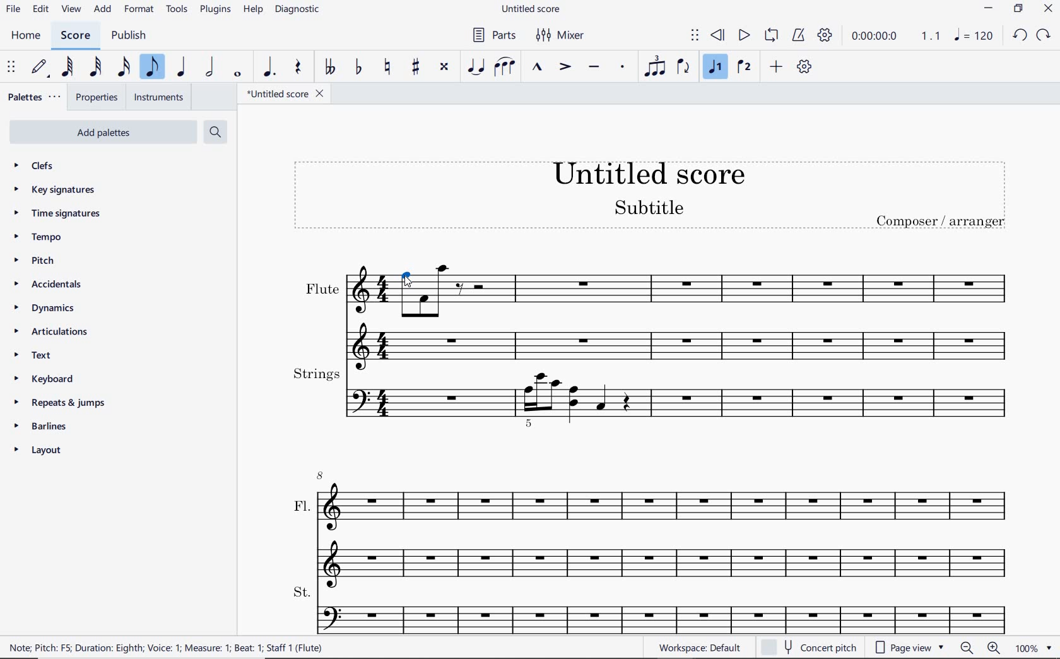 The width and height of the screenshot is (1060, 659). What do you see at coordinates (594, 68) in the screenshot?
I see `TENUTO` at bounding box center [594, 68].